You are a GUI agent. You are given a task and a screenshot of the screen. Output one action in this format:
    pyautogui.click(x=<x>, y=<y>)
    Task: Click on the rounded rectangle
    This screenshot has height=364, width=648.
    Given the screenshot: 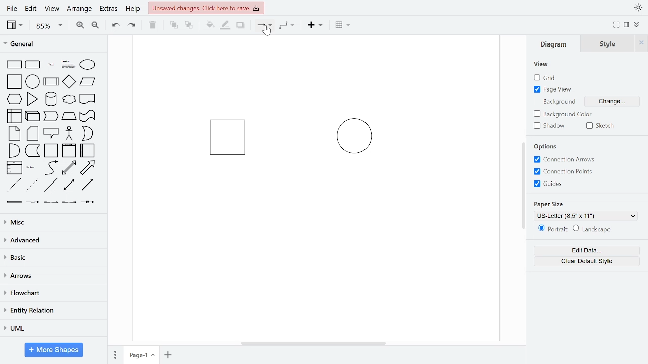 What is the action you would take?
    pyautogui.click(x=33, y=65)
    